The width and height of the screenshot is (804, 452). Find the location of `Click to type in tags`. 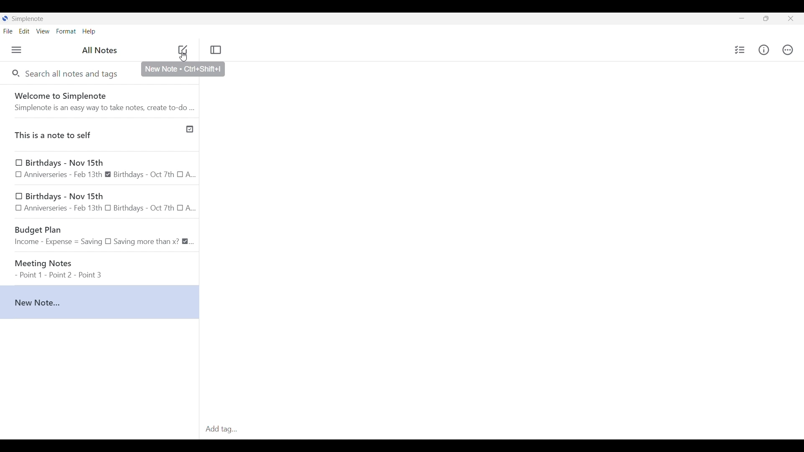

Click to type in tags is located at coordinates (501, 430).